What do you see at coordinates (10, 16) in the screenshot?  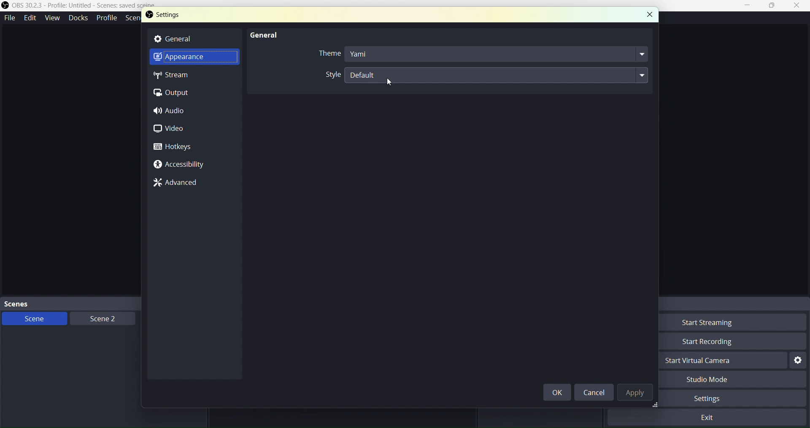 I see `File` at bounding box center [10, 16].